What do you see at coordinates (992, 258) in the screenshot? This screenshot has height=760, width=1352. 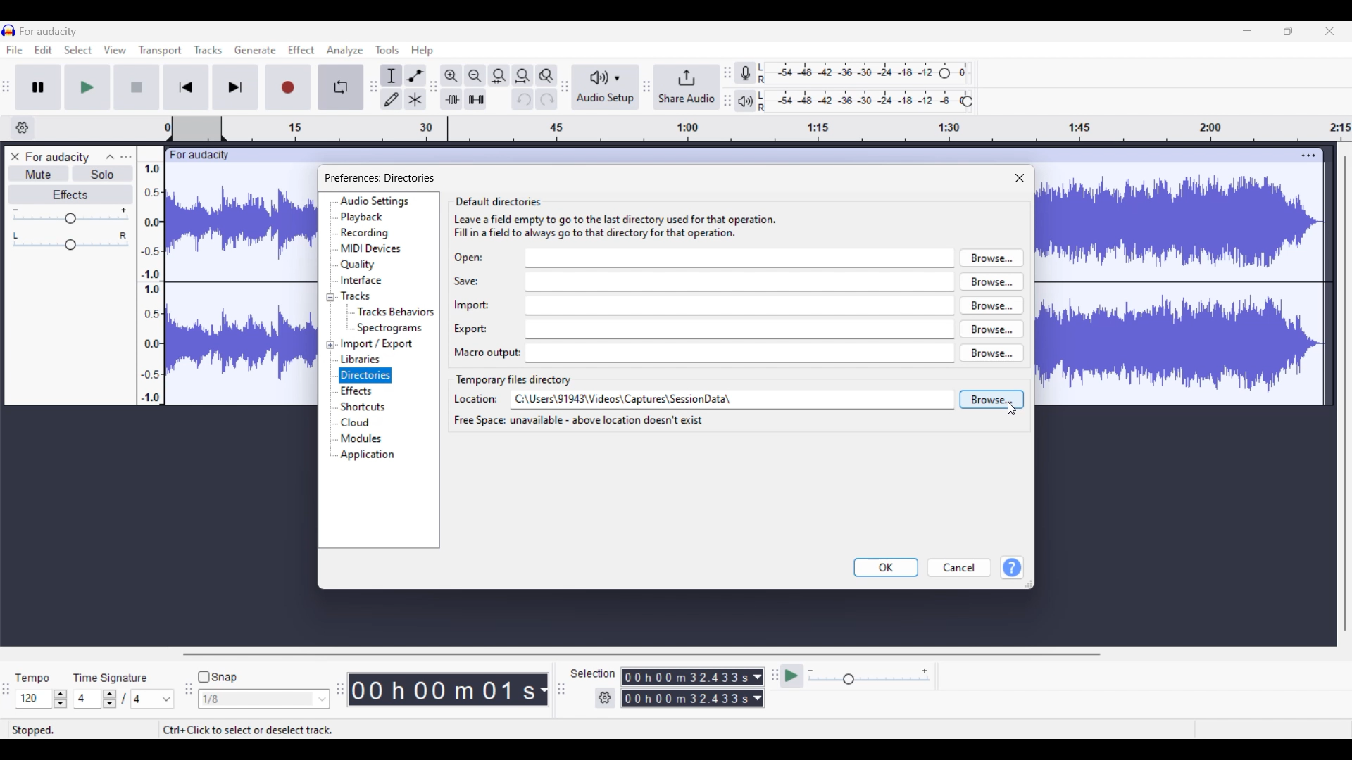 I see `browse` at bounding box center [992, 258].